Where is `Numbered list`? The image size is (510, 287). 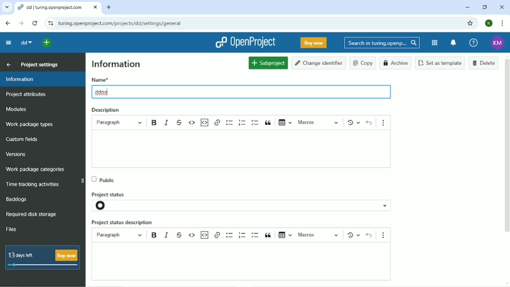 Numbered list is located at coordinates (242, 122).